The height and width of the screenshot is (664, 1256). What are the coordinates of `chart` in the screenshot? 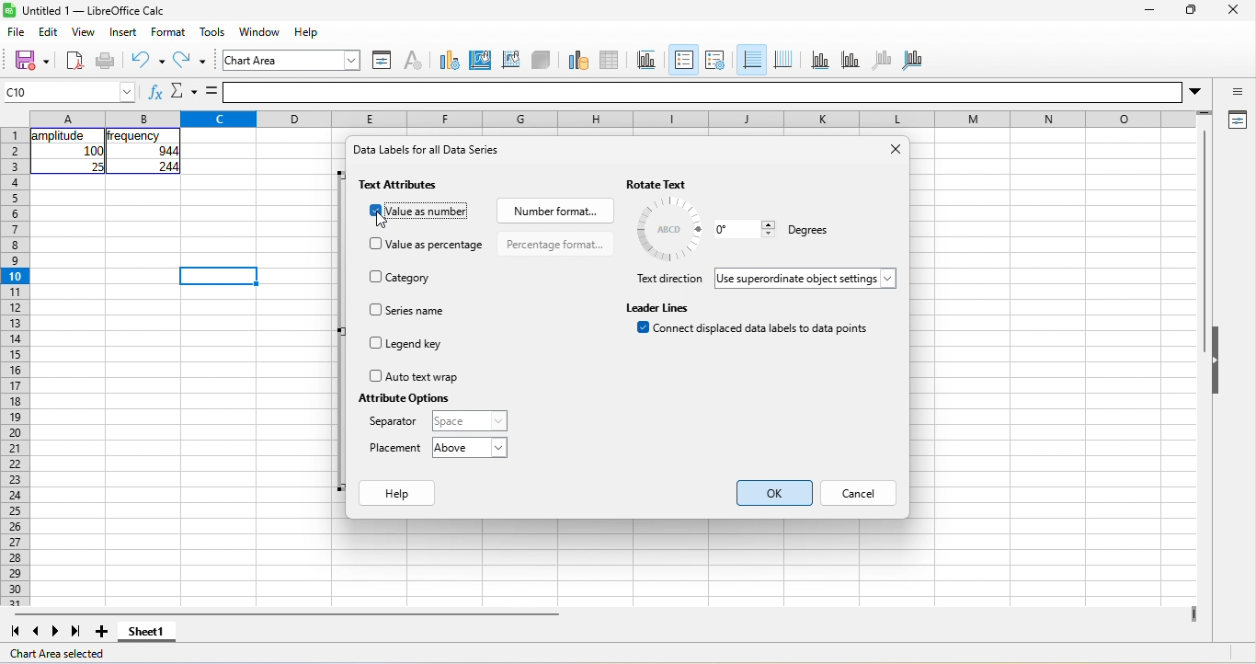 It's located at (293, 60).